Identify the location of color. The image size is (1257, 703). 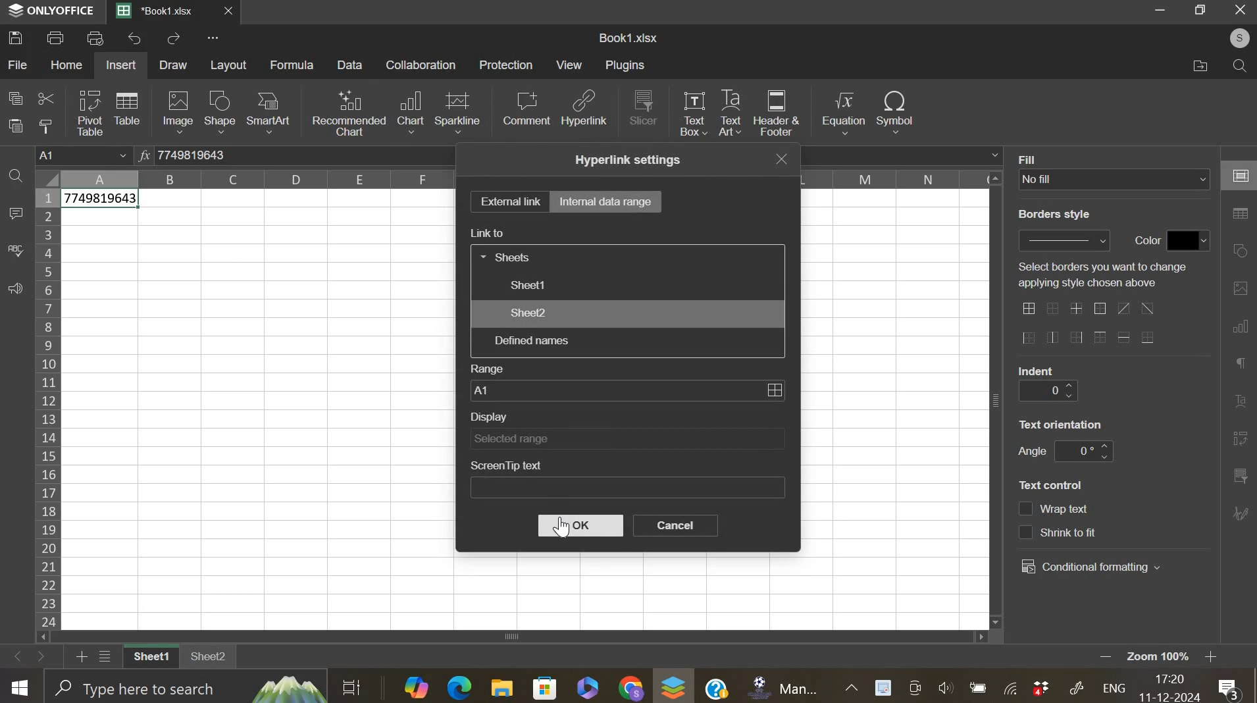
(1189, 240).